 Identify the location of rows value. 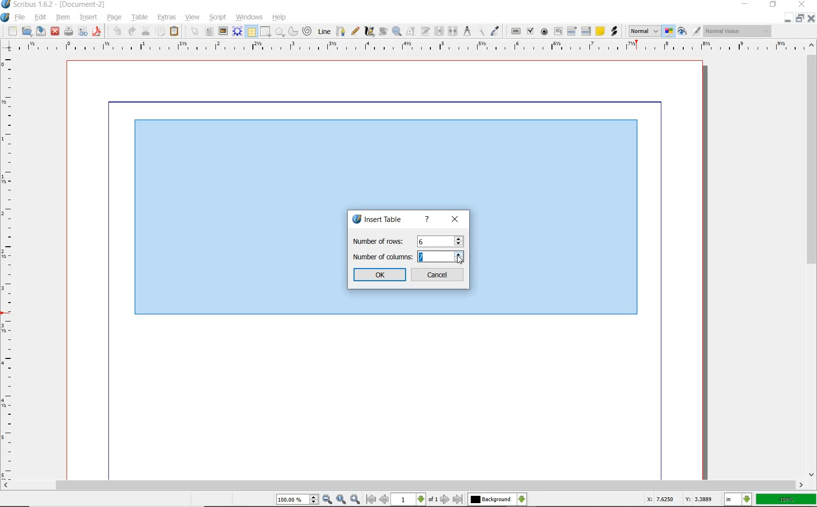
(440, 241).